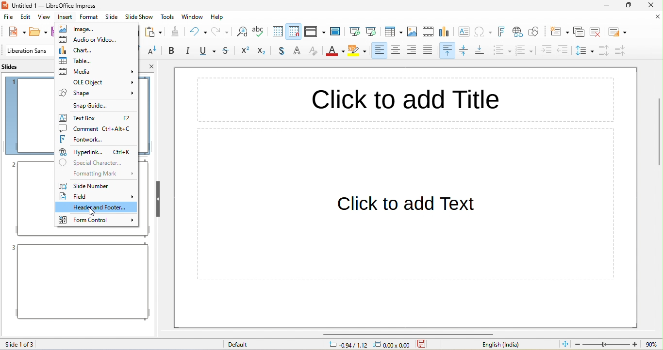 This screenshot has height=350, width=663. Describe the element at coordinates (113, 16) in the screenshot. I see `slide` at that location.